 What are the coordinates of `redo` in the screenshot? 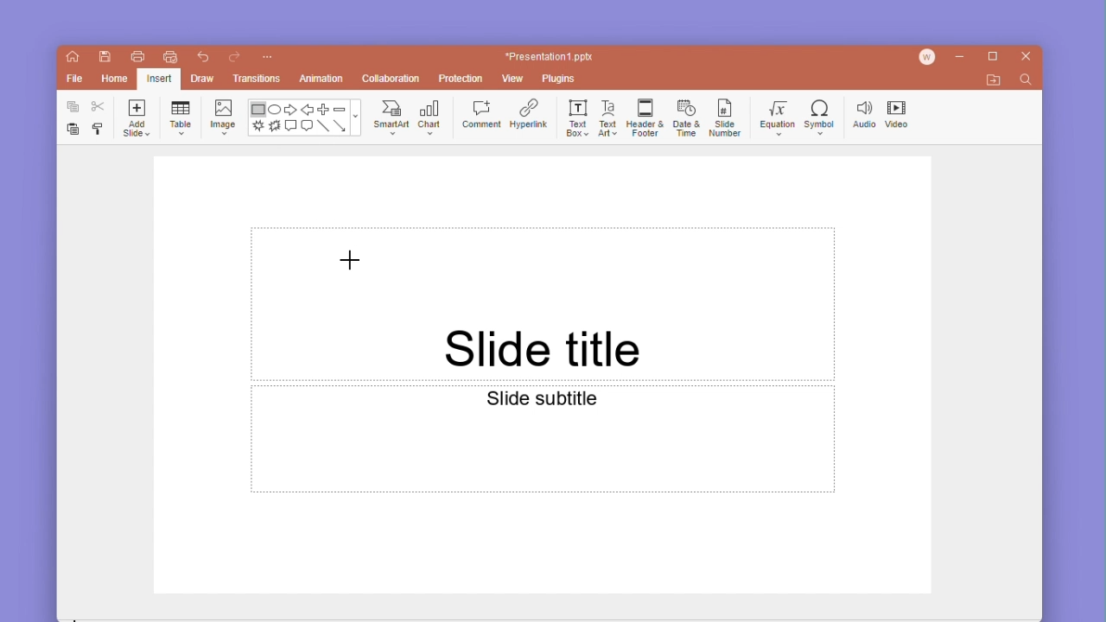 It's located at (235, 56).